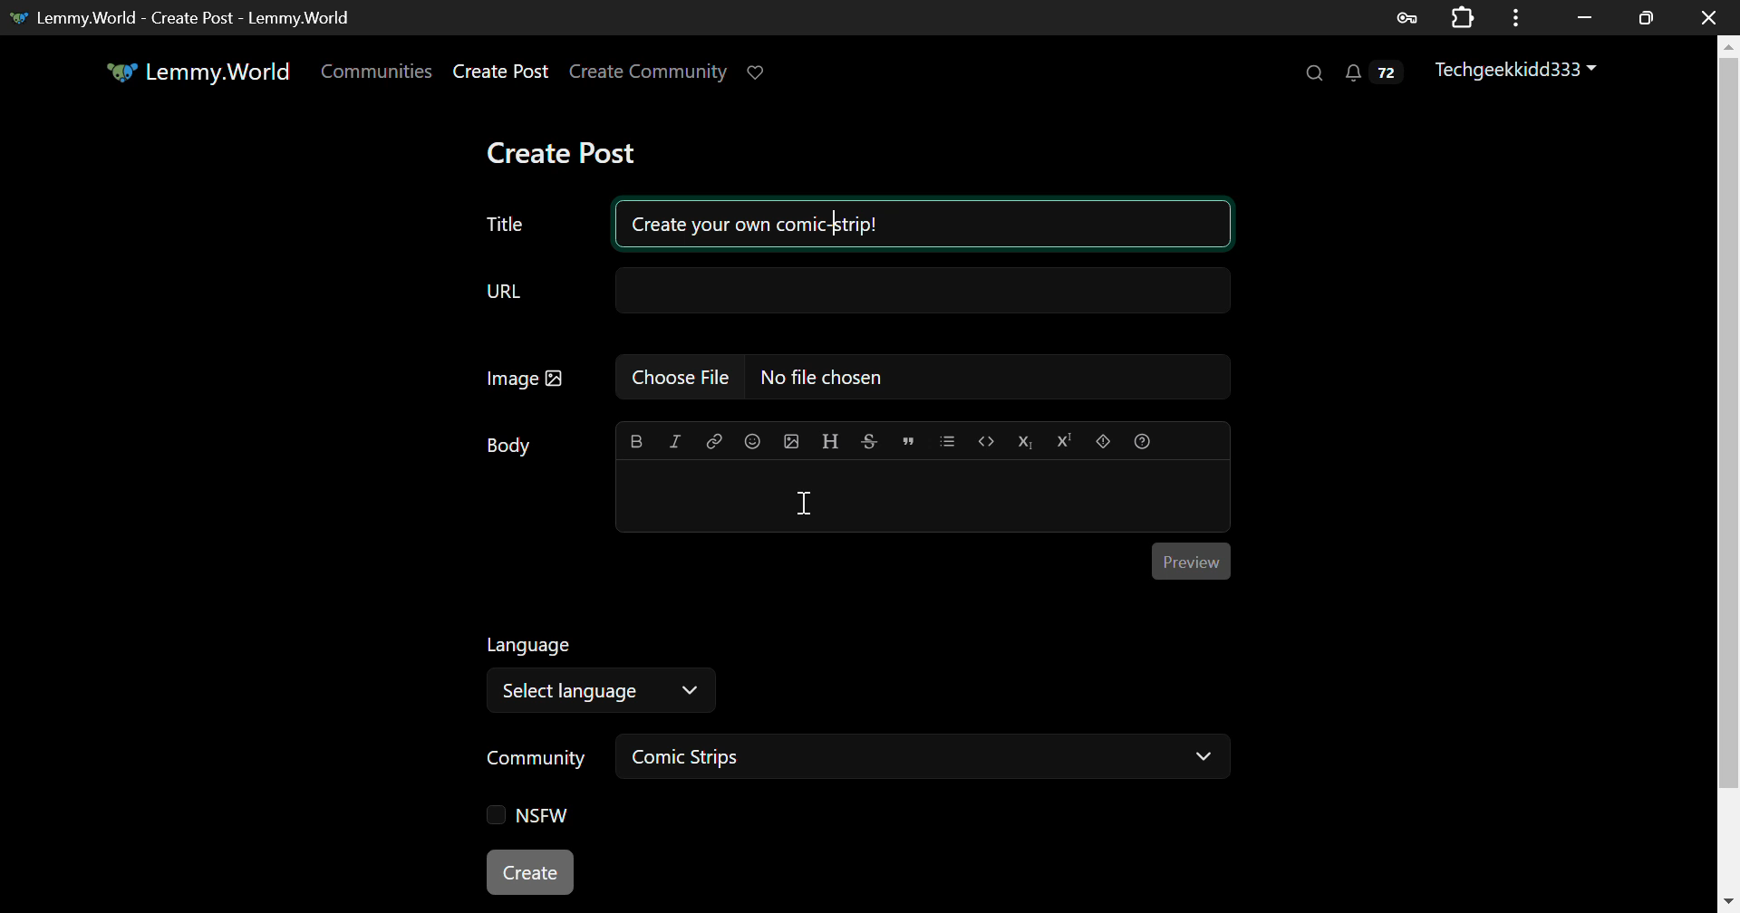 This screenshot has height=913, width=1740. What do you see at coordinates (1649, 17) in the screenshot?
I see `Minimize` at bounding box center [1649, 17].